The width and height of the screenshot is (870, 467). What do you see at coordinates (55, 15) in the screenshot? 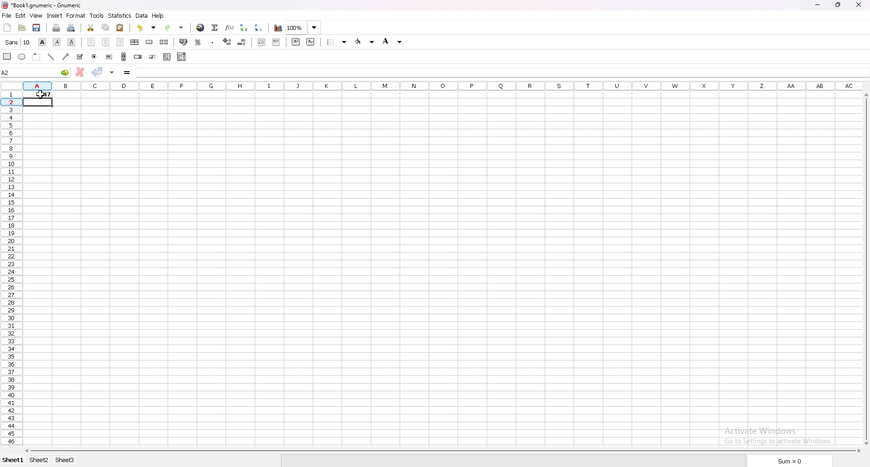
I see `insert` at bounding box center [55, 15].